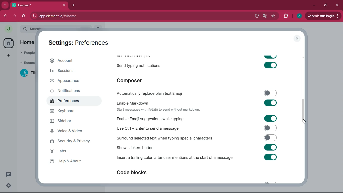 The width and height of the screenshot is (343, 193). I want to click on preferences, so click(69, 102).